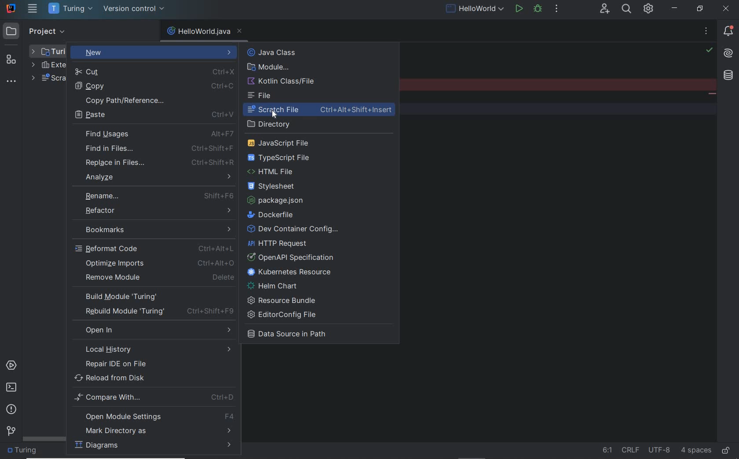 The width and height of the screenshot is (739, 459). I want to click on AI Assistant, so click(728, 54).